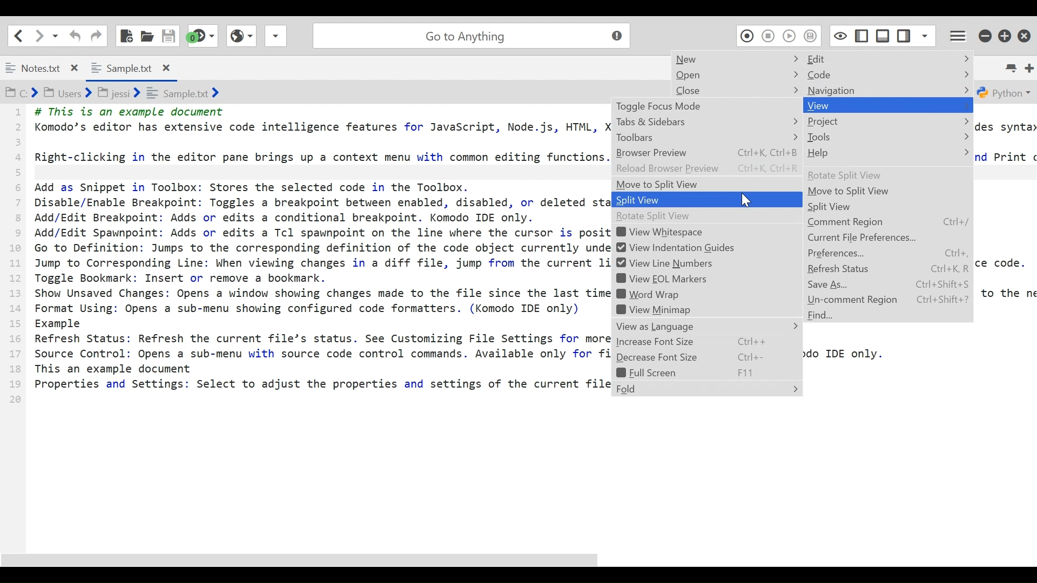  What do you see at coordinates (707, 122) in the screenshot?
I see `Tabs & Sidebars` at bounding box center [707, 122].